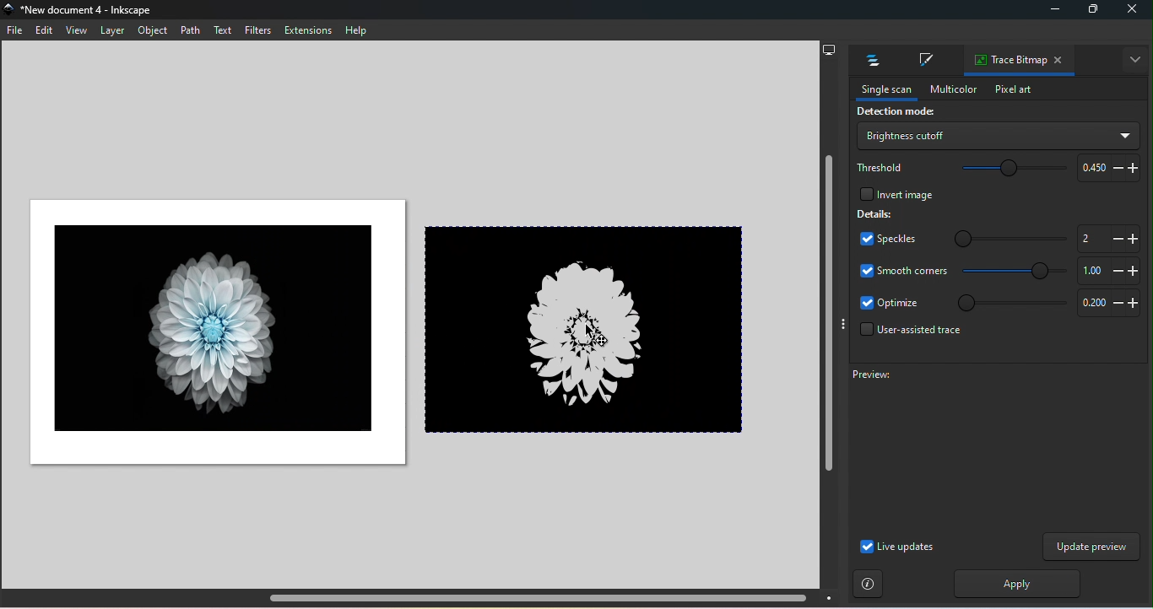 The height and width of the screenshot is (609, 1153). I want to click on Object, so click(154, 32).